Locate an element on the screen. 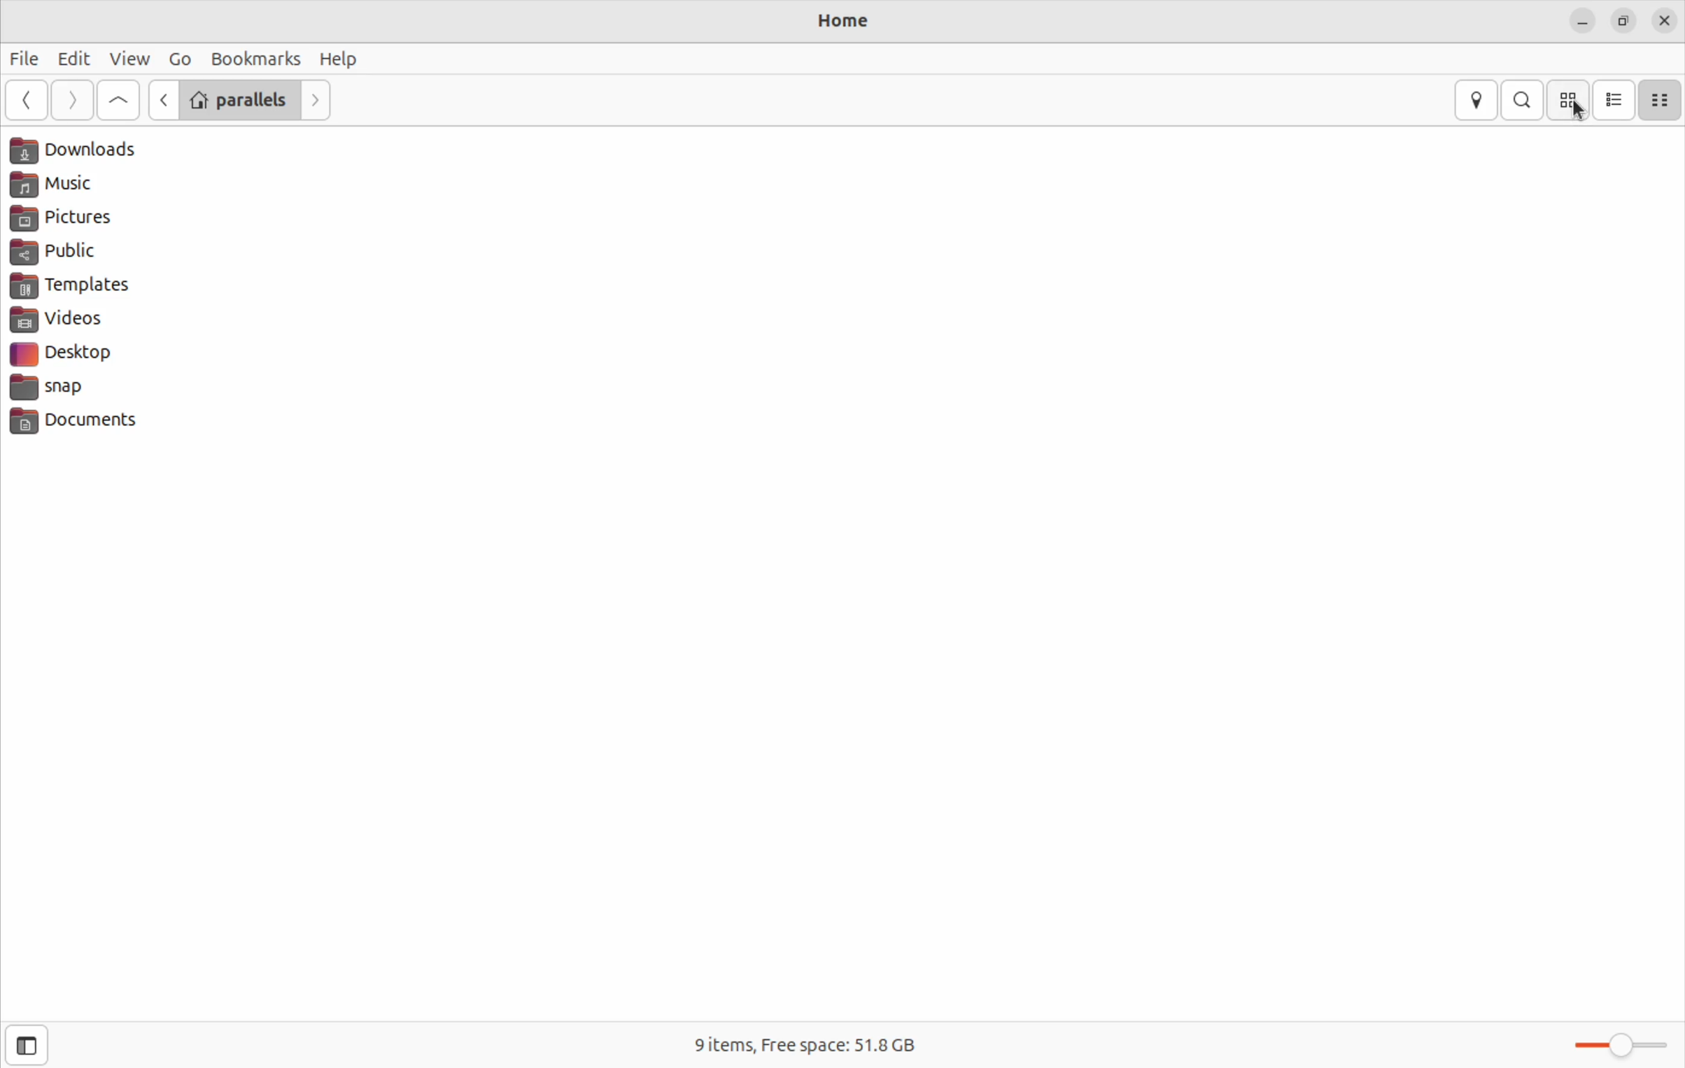 Image resolution: width=1685 pixels, height=1068 pixels. Downloads is located at coordinates (100, 150).